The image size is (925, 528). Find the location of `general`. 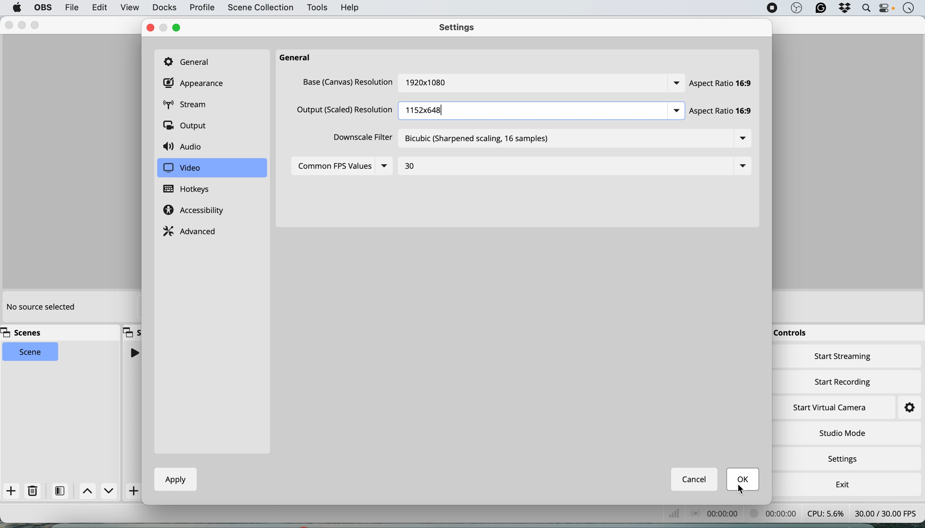

general is located at coordinates (299, 58).